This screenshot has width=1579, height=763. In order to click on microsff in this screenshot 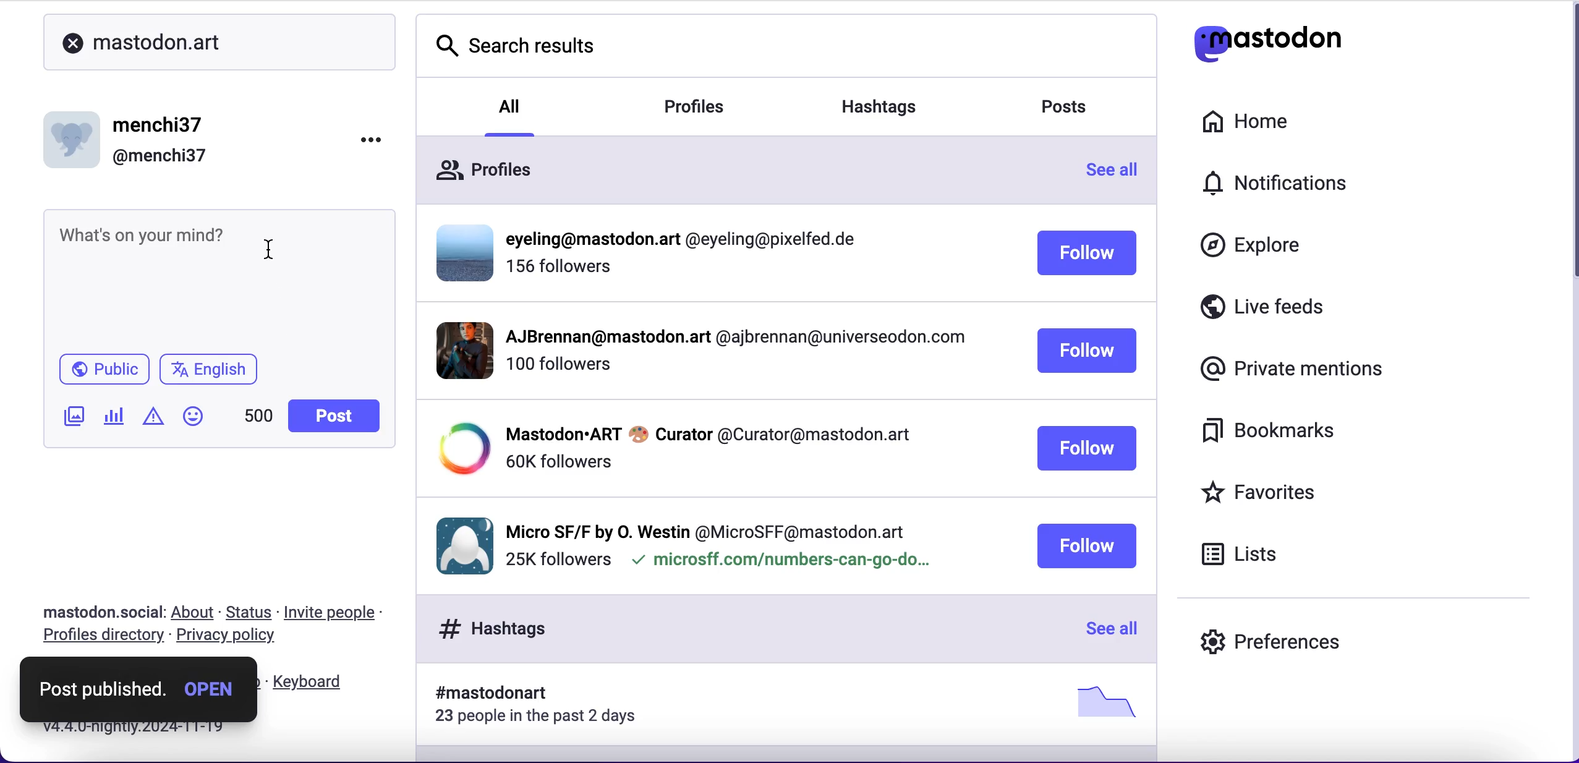, I will do `click(779, 563)`.